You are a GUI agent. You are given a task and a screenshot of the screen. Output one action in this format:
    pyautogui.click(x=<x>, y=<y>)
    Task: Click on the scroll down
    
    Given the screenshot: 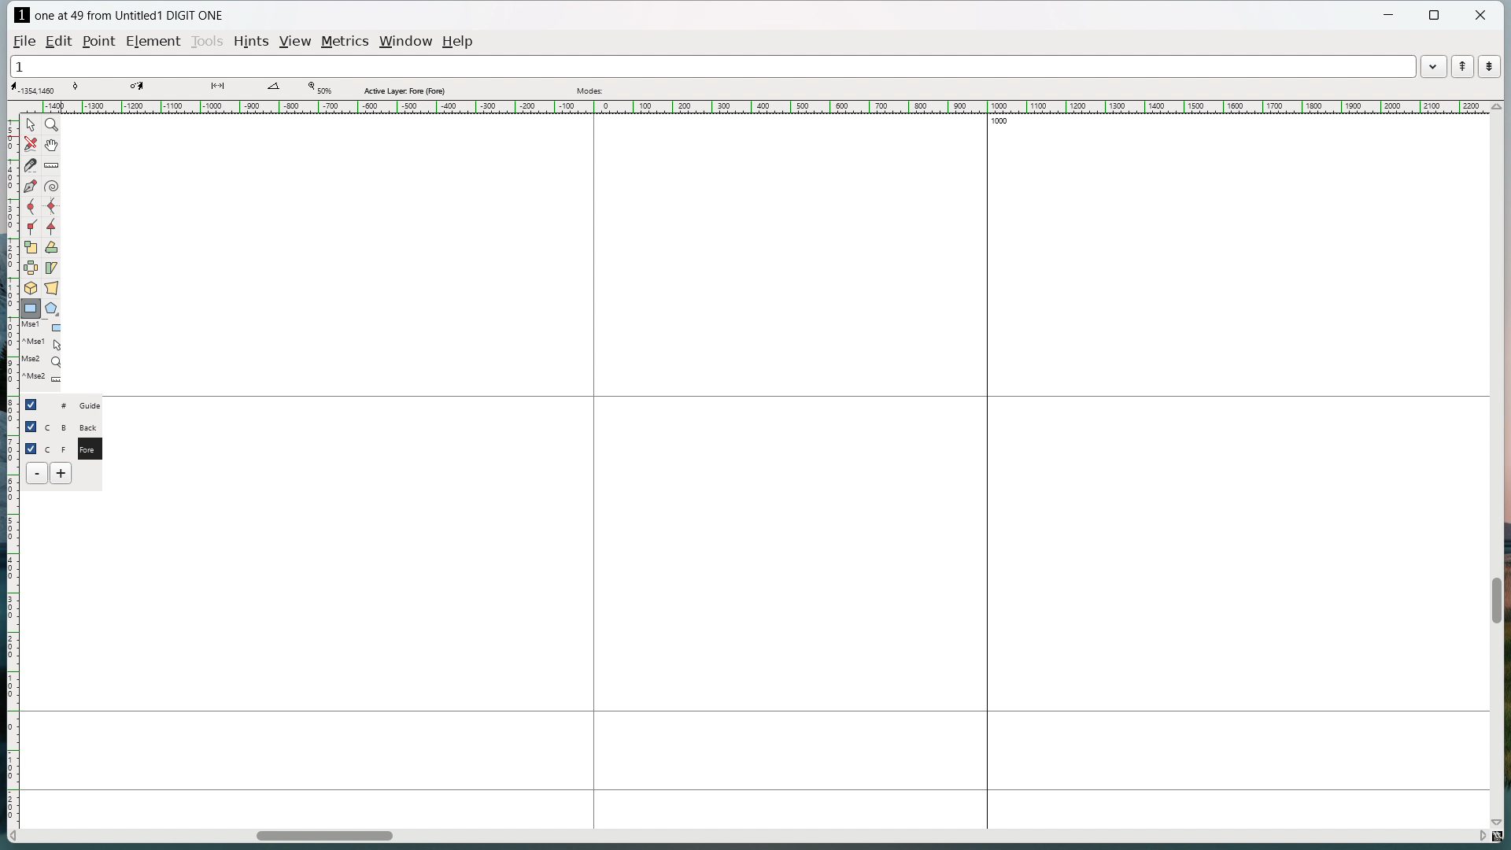 What is the action you would take?
    pyautogui.click(x=1501, y=819)
    